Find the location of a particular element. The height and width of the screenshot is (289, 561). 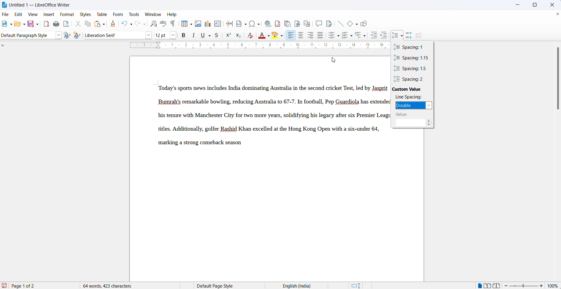

standard selection is located at coordinates (356, 285).